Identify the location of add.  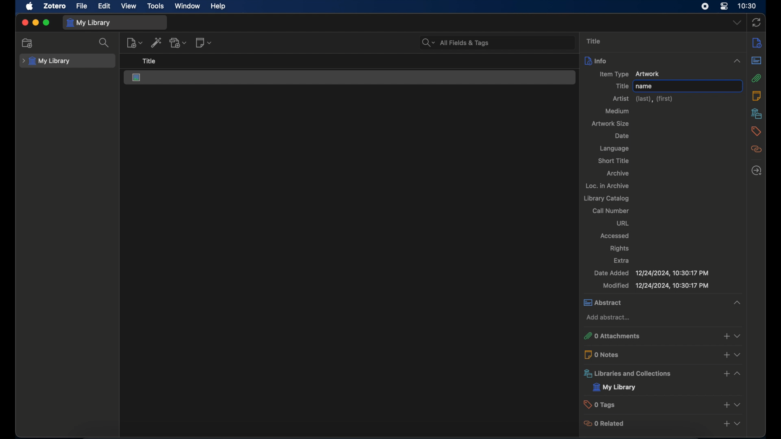
(726, 426).